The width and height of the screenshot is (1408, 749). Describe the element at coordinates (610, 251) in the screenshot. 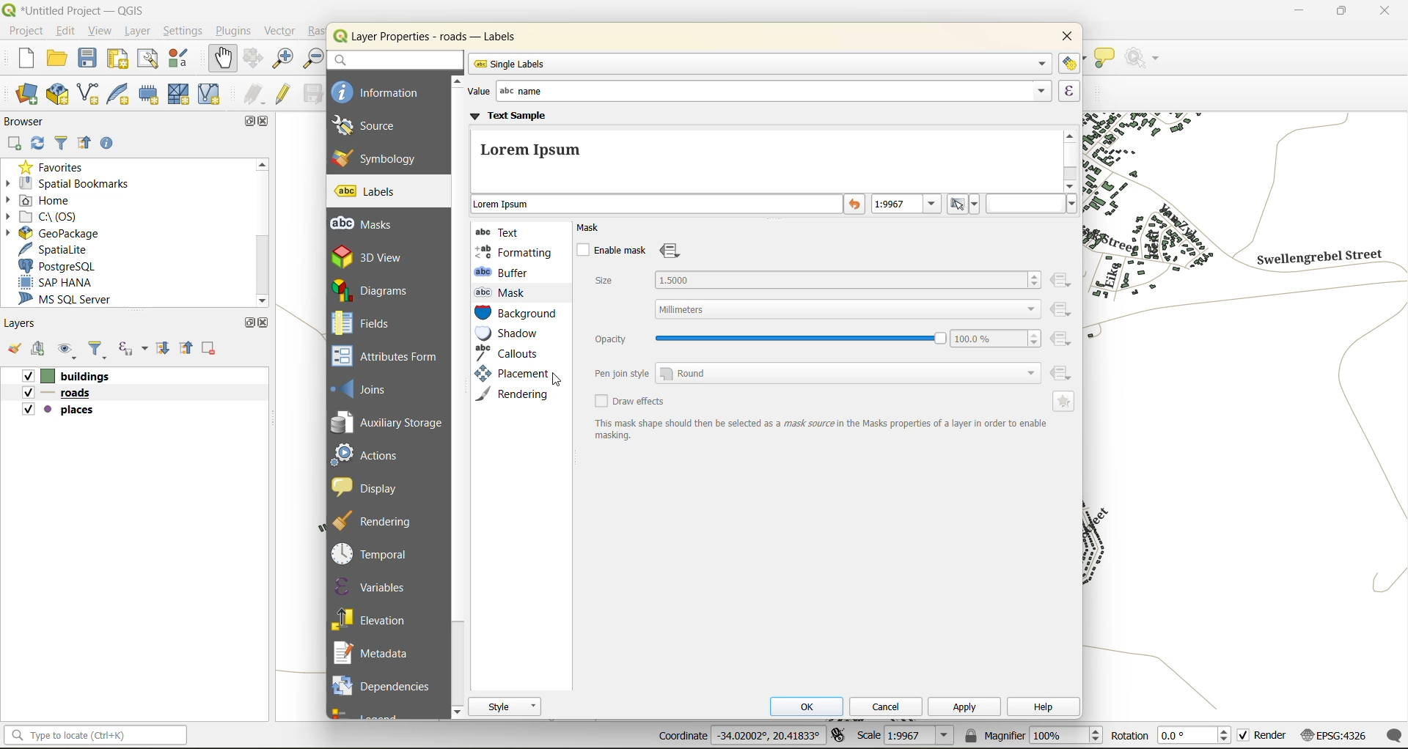

I see `enable mask` at that location.